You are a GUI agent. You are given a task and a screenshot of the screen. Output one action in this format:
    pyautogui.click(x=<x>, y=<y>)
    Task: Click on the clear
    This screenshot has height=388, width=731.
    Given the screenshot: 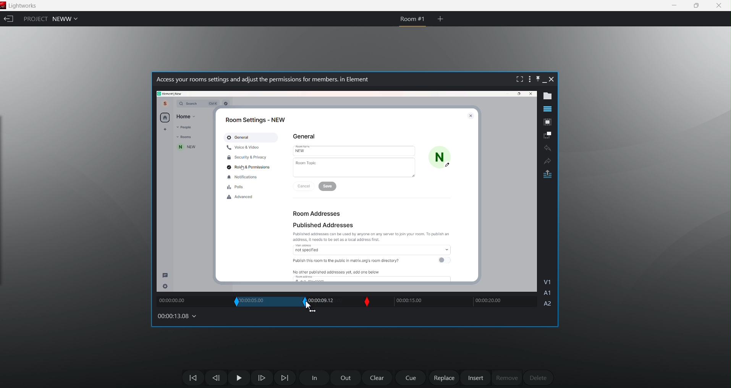 What is the action you would take?
    pyautogui.click(x=375, y=377)
    